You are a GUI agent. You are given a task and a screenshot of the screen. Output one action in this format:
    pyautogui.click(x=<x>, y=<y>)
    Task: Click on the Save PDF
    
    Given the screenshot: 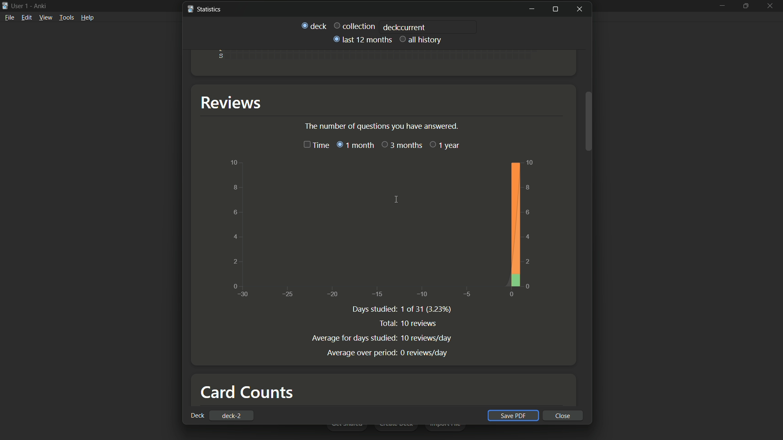 What is the action you would take?
    pyautogui.click(x=515, y=415)
    